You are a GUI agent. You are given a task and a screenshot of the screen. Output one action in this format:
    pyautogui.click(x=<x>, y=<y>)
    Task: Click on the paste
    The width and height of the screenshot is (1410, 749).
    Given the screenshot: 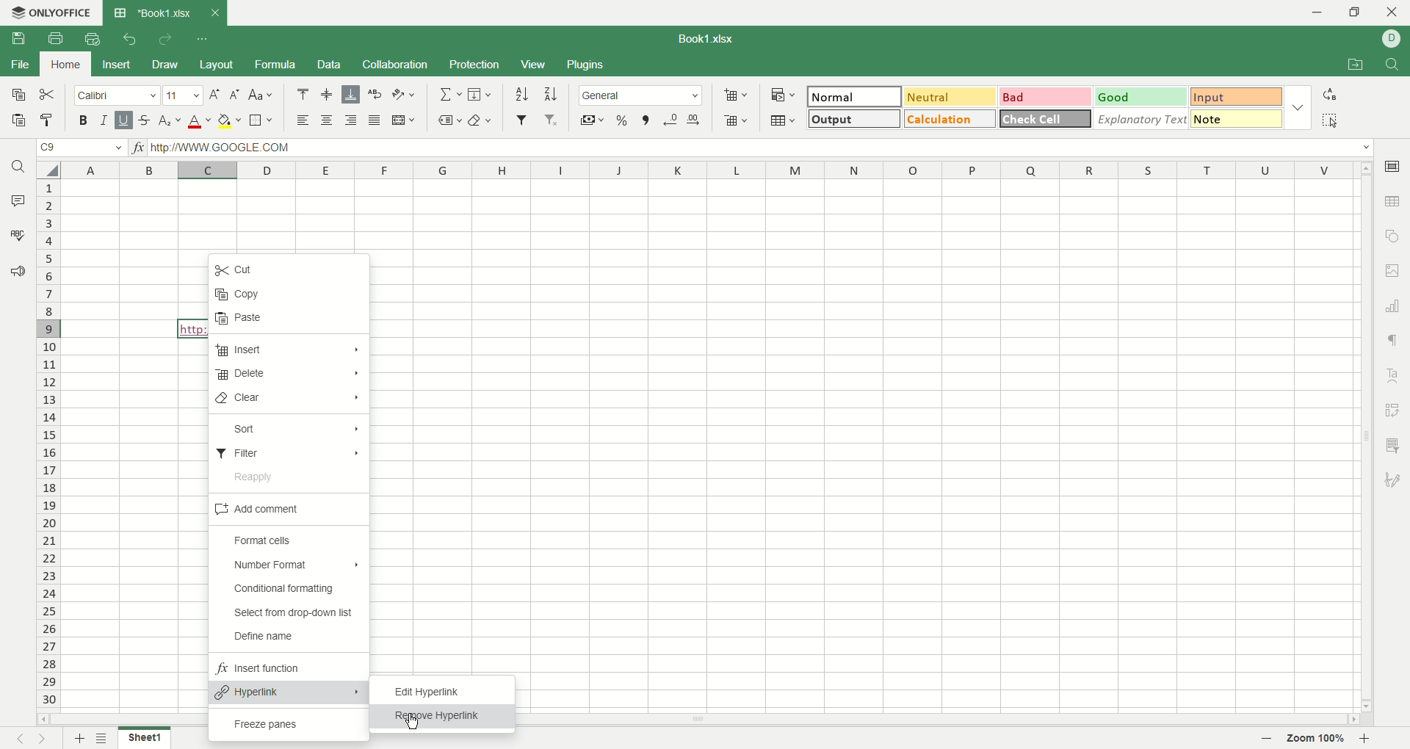 What is the action you would take?
    pyautogui.click(x=17, y=120)
    